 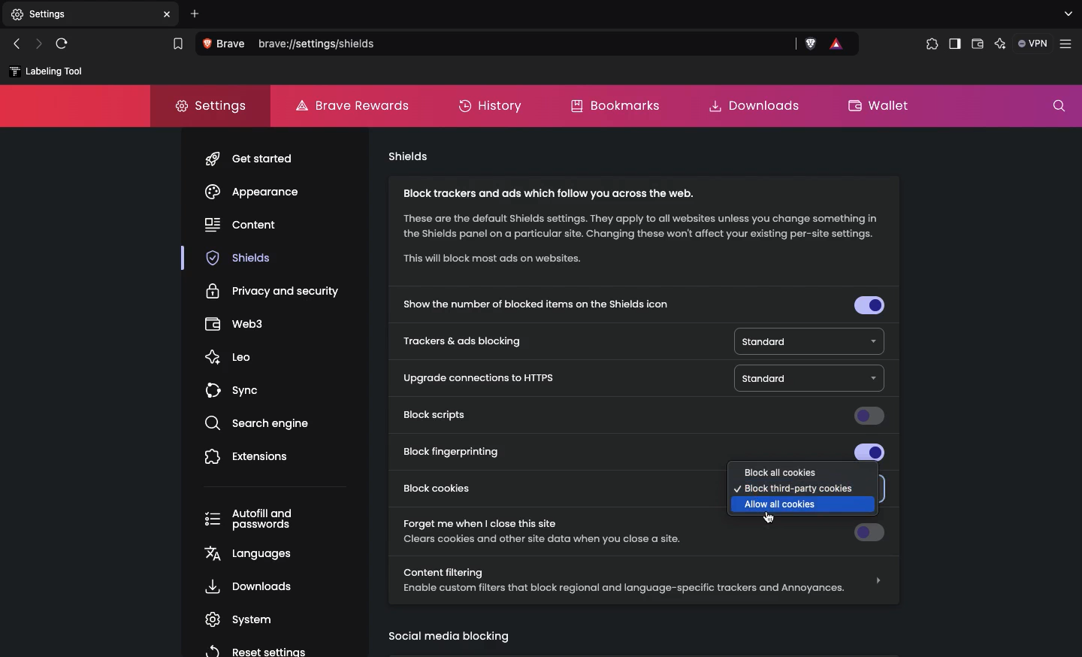 I want to click on Search settings, so click(x=1058, y=104).